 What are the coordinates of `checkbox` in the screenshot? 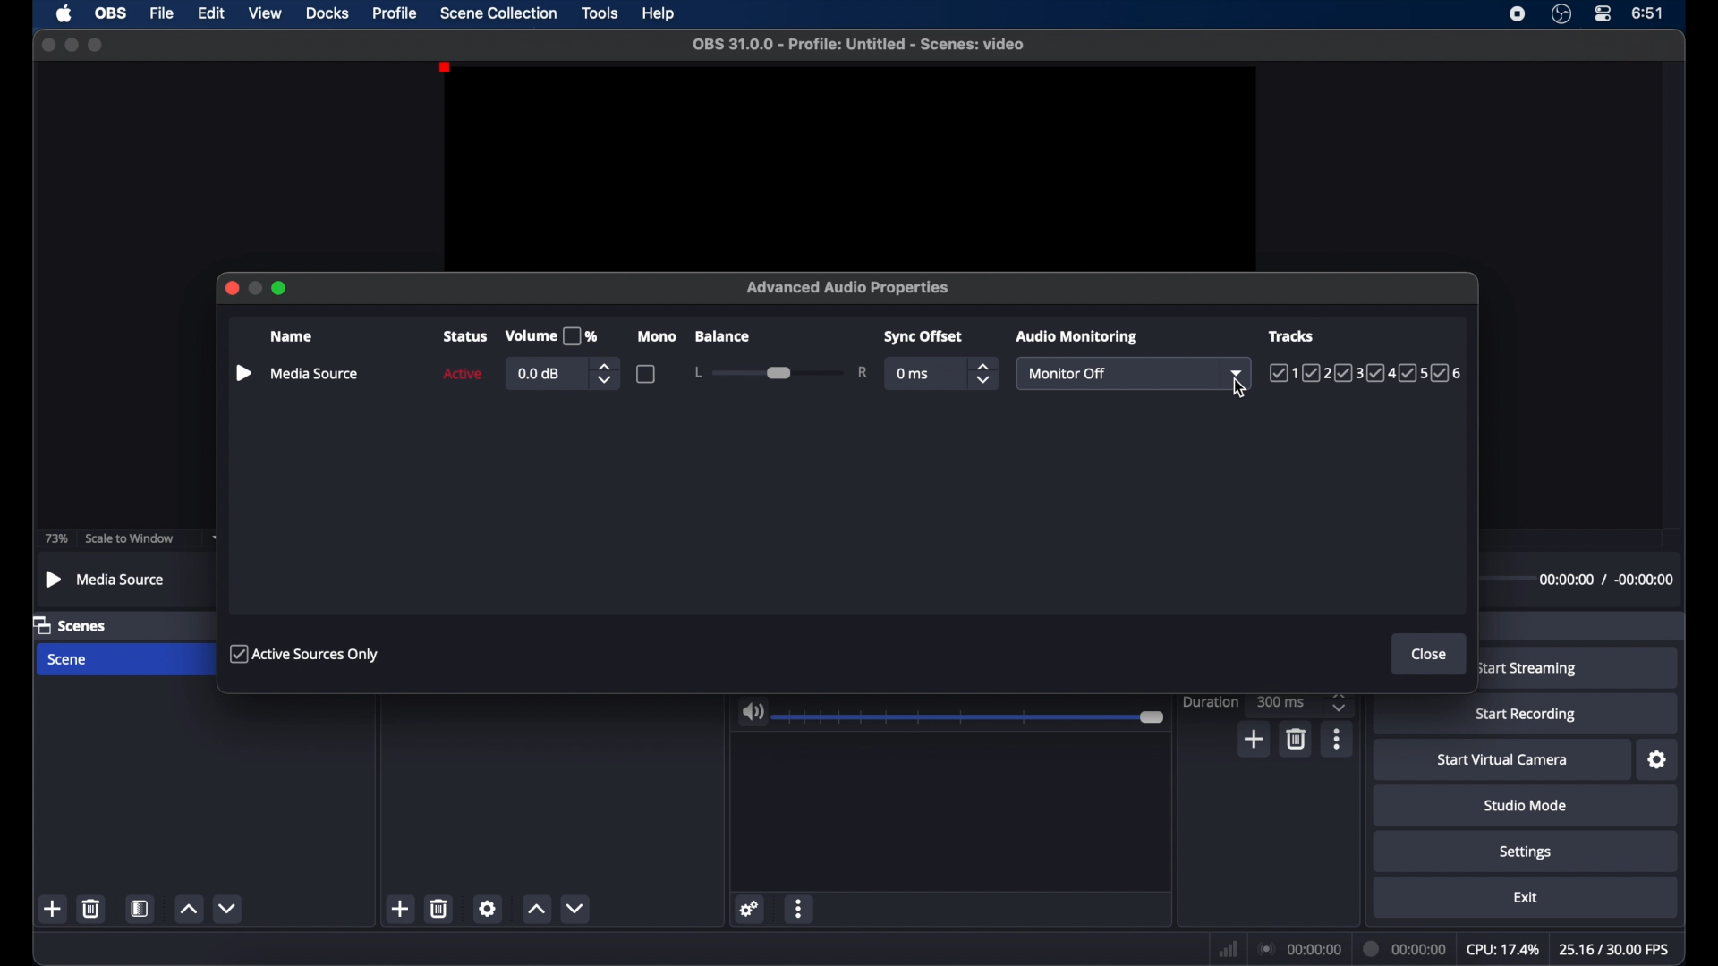 It's located at (646, 374).